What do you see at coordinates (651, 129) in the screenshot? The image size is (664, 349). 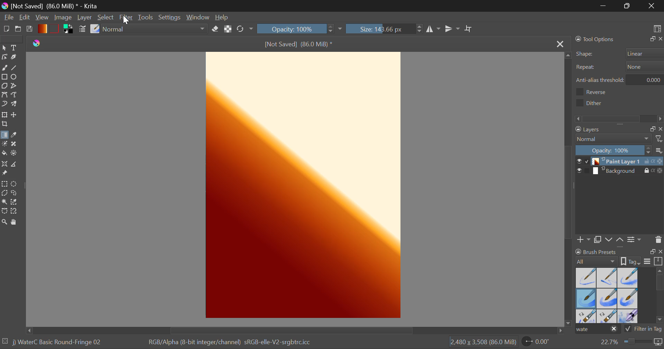 I see `copy ` at bounding box center [651, 129].